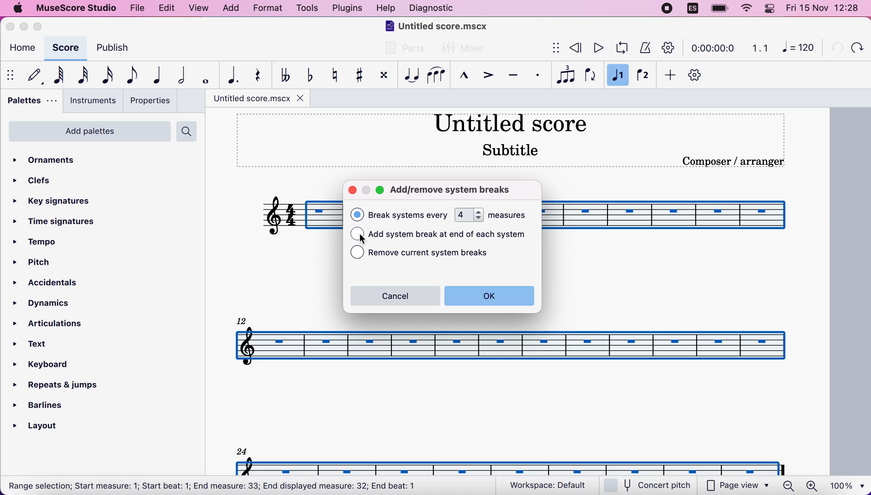 The image size is (871, 495). Describe the element at coordinates (307, 9) in the screenshot. I see `tools` at that location.